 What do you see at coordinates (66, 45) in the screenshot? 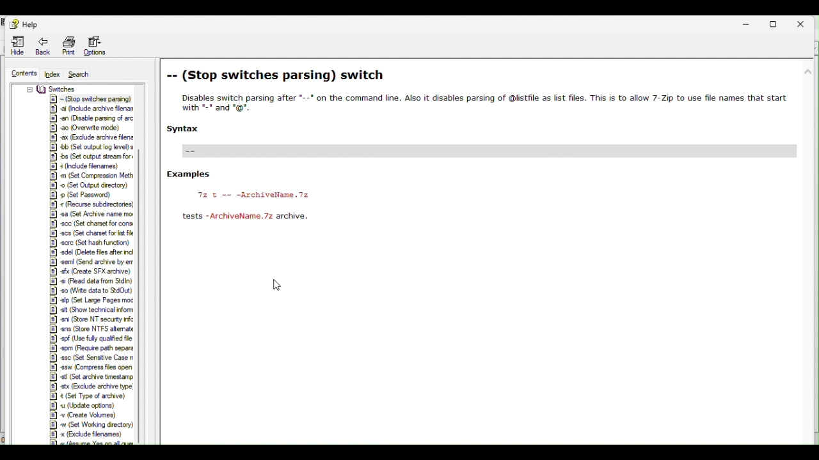
I see `Print` at bounding box center [66, 45].